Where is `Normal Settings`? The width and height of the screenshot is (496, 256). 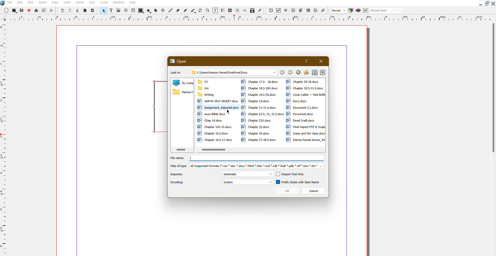 Normal Settings is located at coordinates (342, 10).